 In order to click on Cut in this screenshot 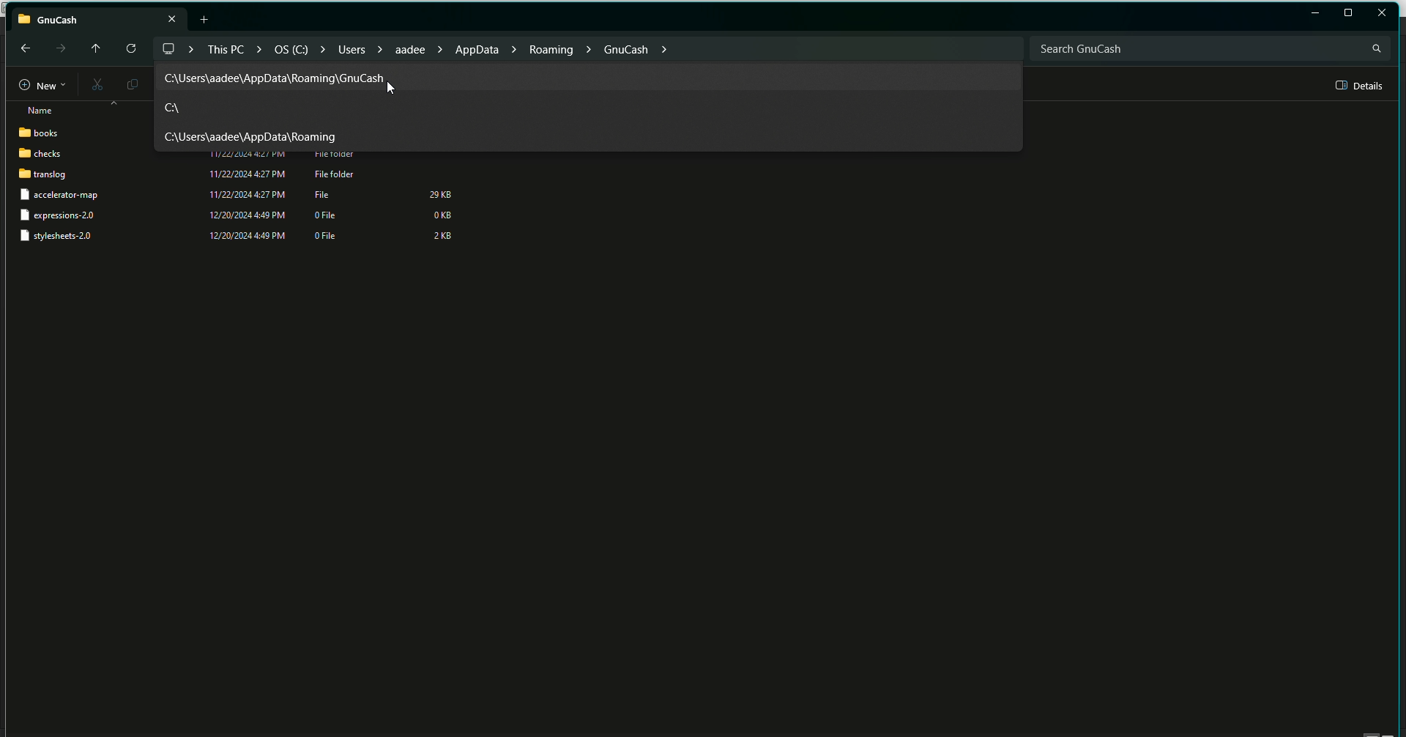, I will do `click(94, 86)`.